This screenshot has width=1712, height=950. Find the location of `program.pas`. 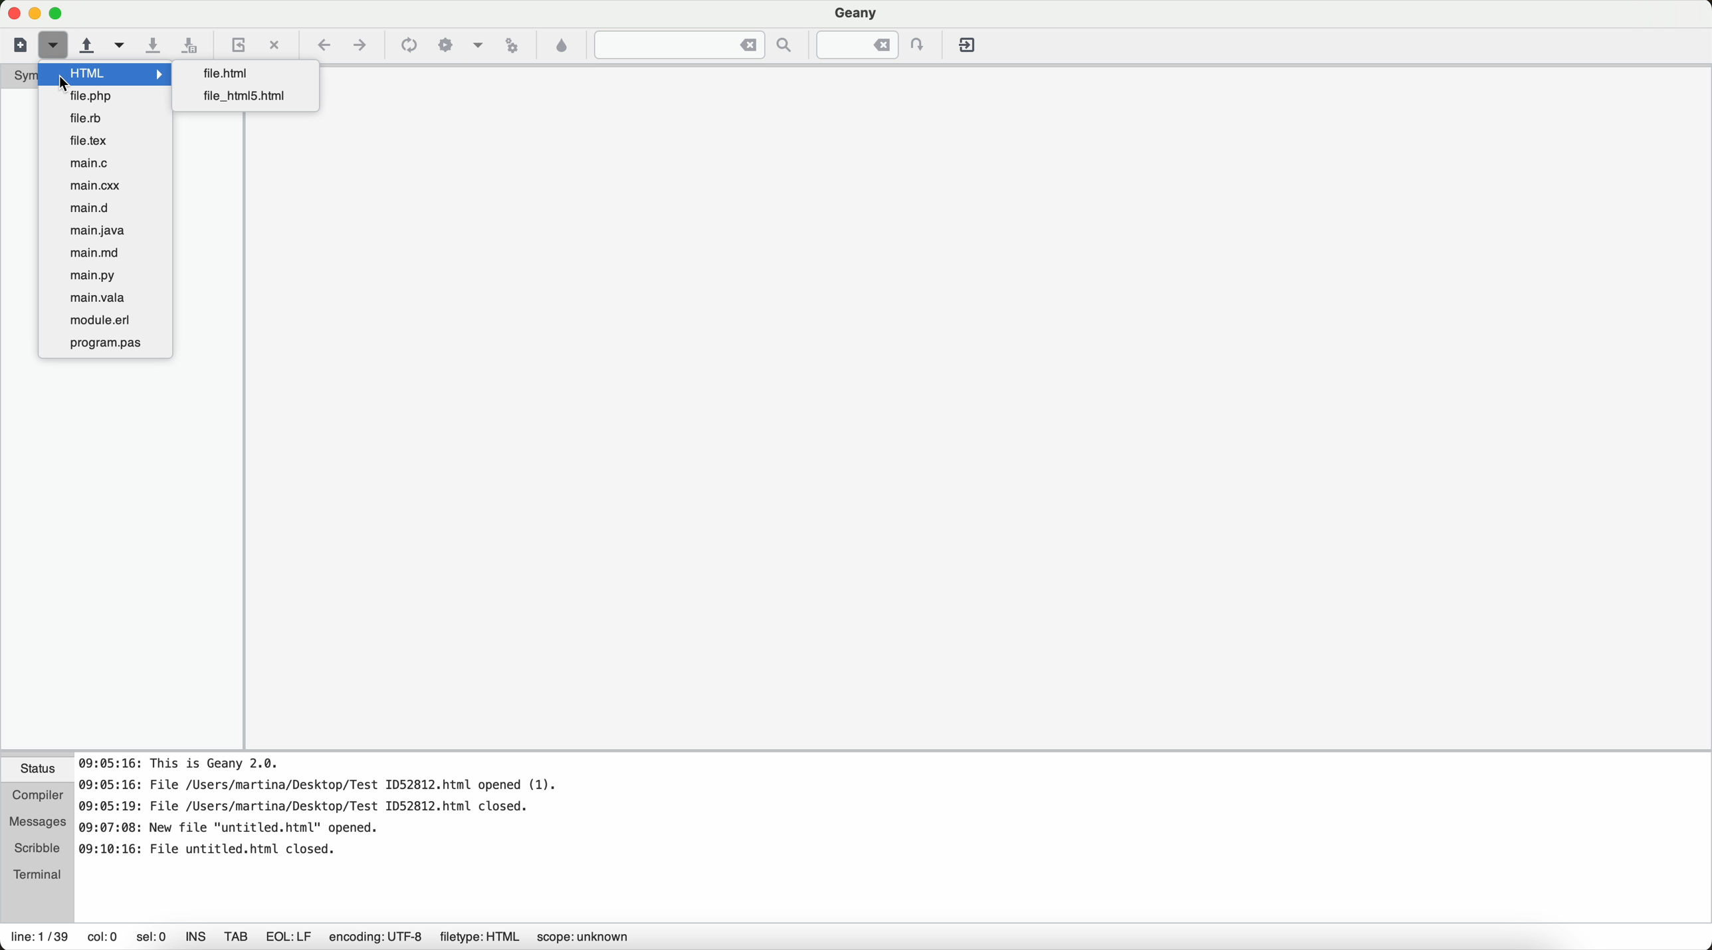

program.pas is located at coordinates (106, 341).